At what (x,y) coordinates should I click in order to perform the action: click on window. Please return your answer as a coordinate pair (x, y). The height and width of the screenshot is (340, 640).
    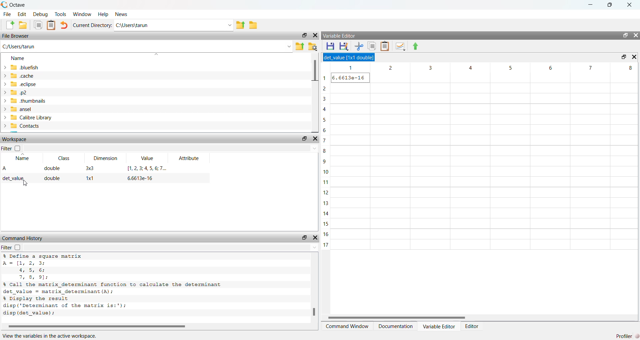
    Looking at the image, I should click on (83, 14).